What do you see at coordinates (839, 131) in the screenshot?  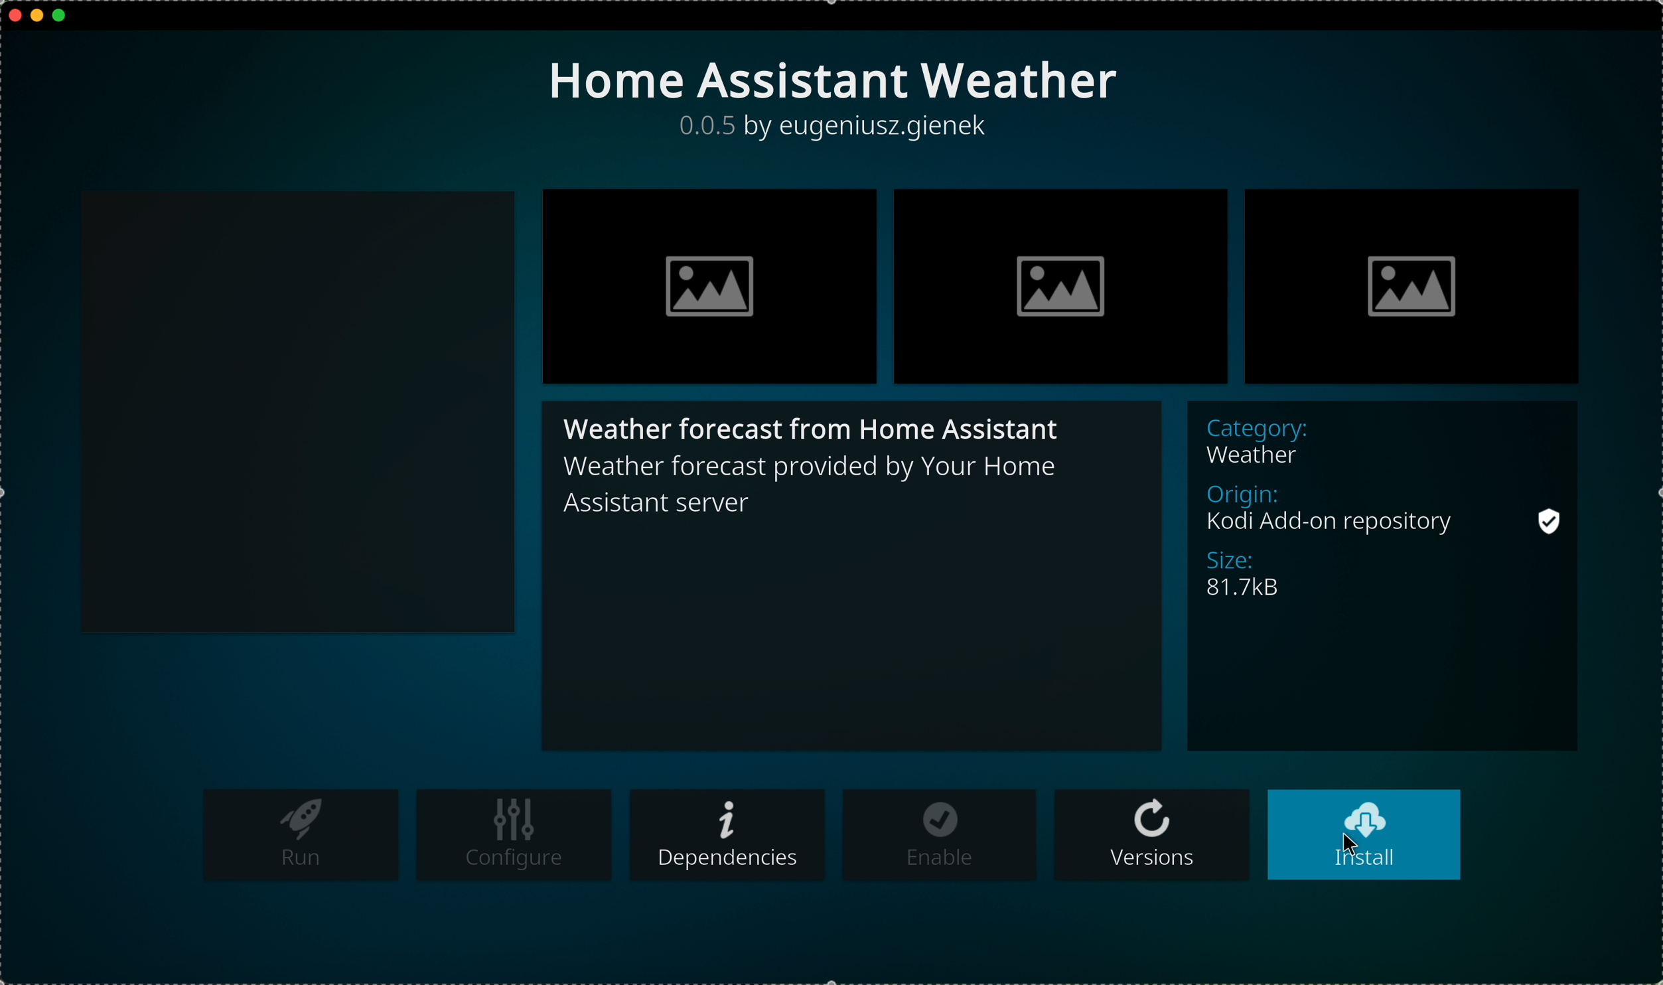 I see `description` at bounding box center [839, 131].